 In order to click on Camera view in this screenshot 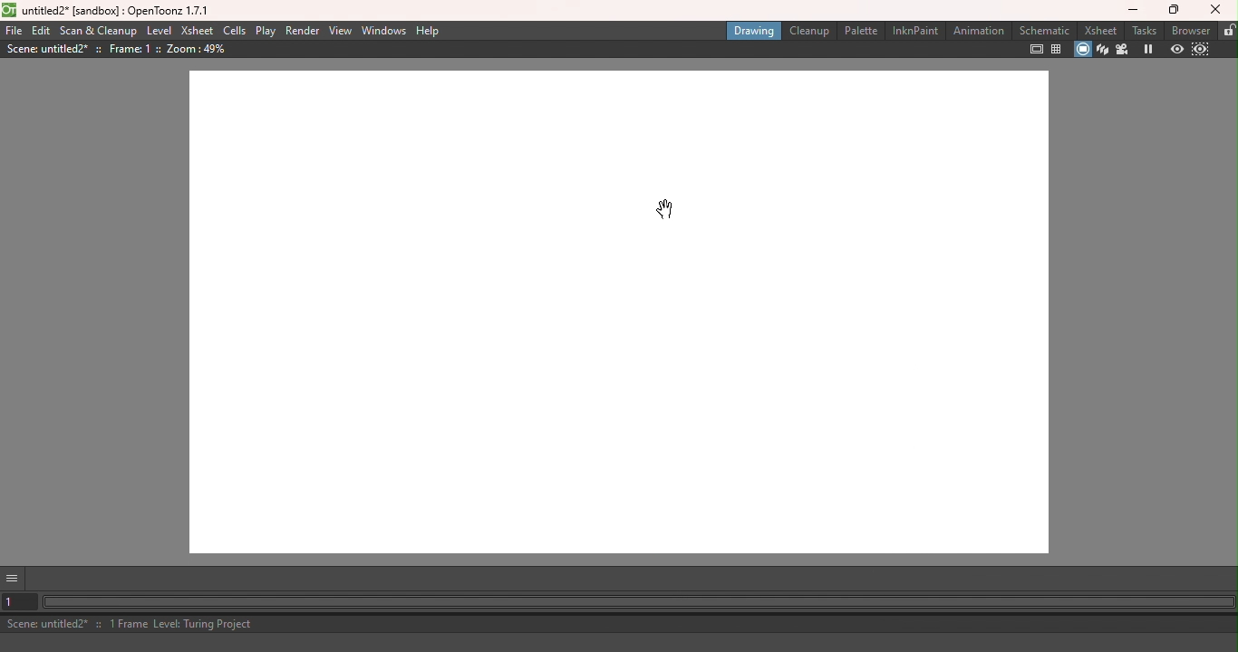, I will do `click(1125, 50)`.